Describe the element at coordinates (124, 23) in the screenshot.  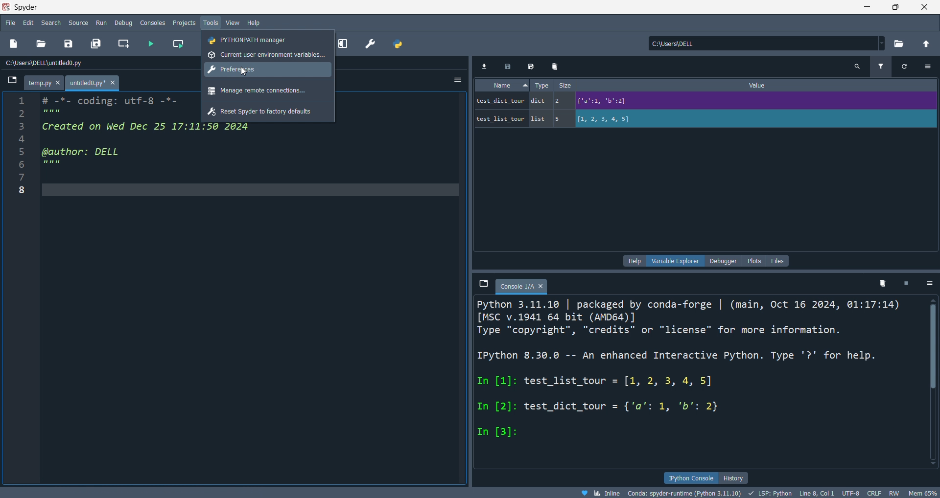
I see `debug` at that location.